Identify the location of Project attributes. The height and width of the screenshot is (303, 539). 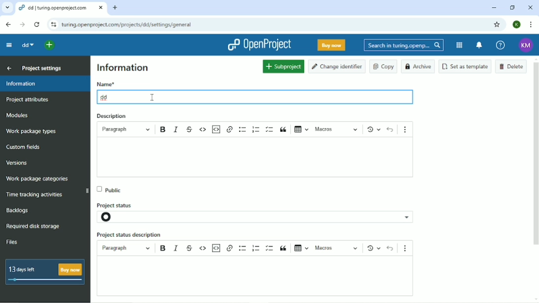
(28, 101).